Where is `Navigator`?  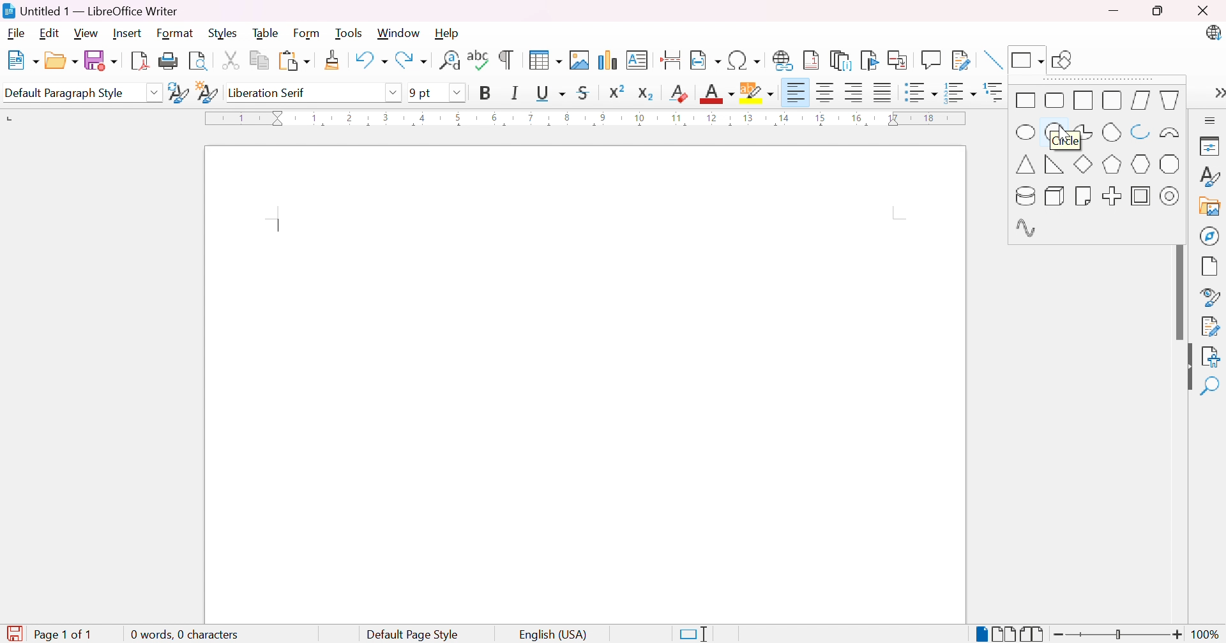 Navigator is located at coordinates (1209, 235).